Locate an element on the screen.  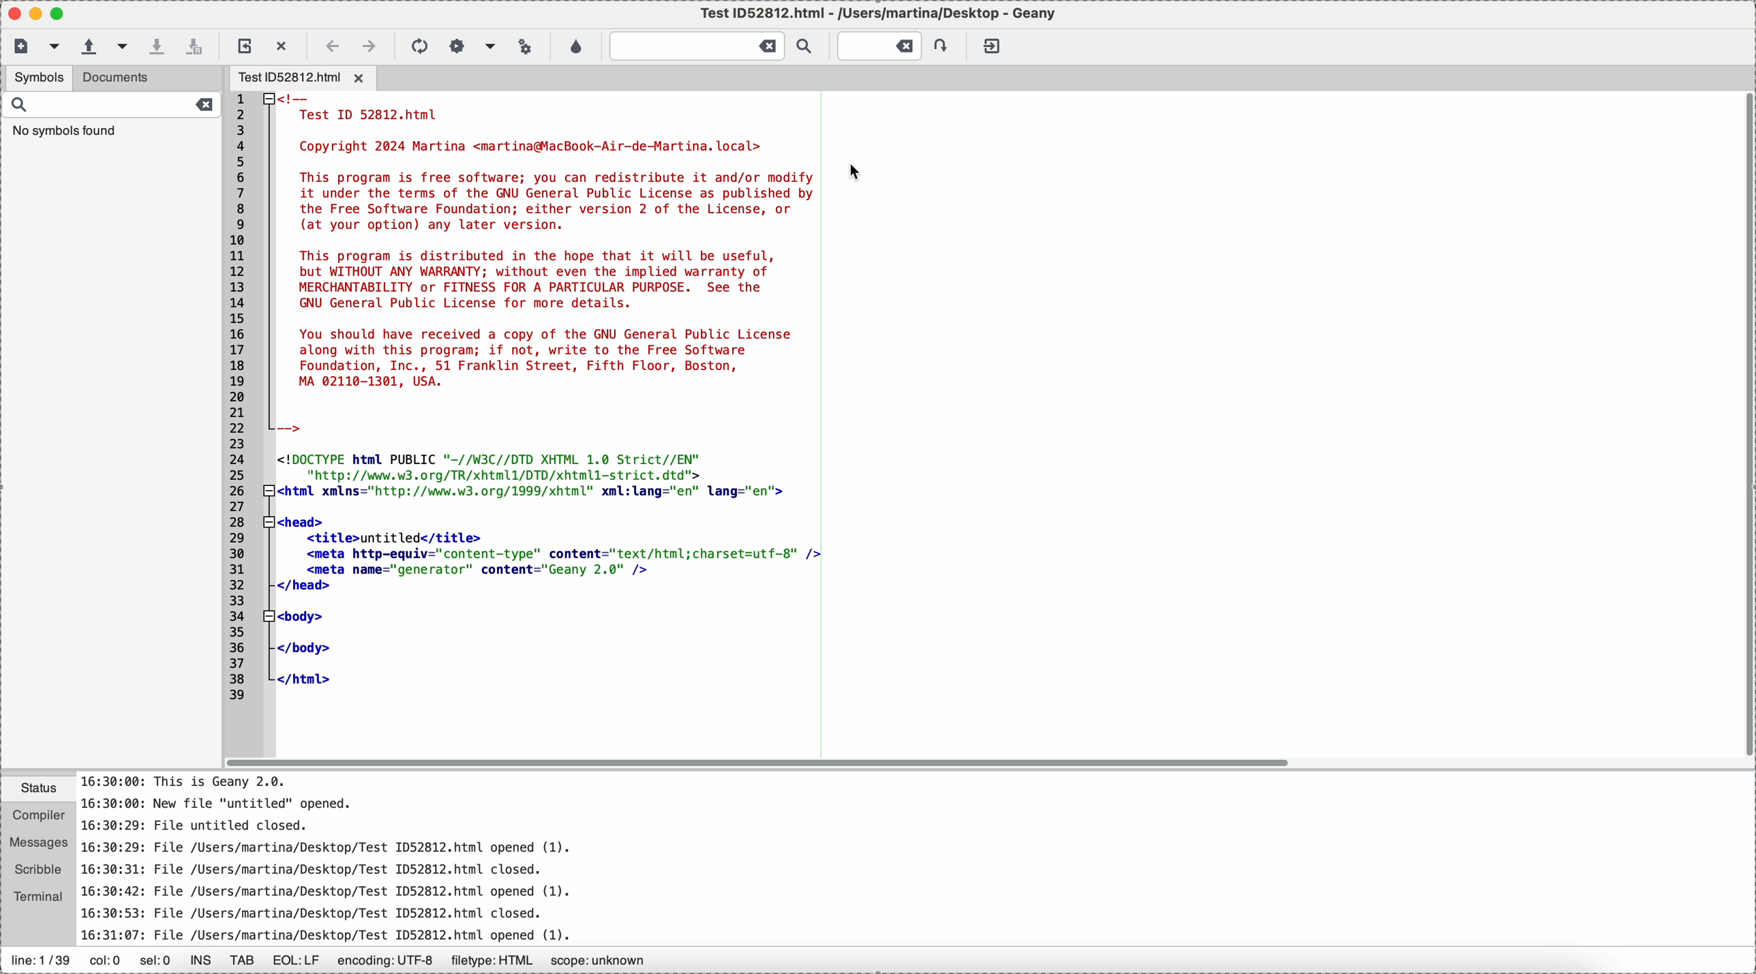
cursor is located at coordinates (853, 173).